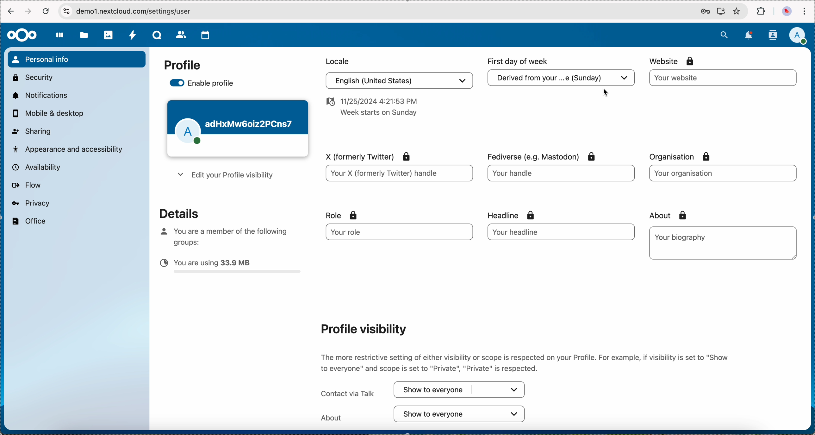 Image resolution: width=815 pixels, height=435 pixels. Describe the element at coordinates (66, 11) in the screenshot. I see `controls` at that location.